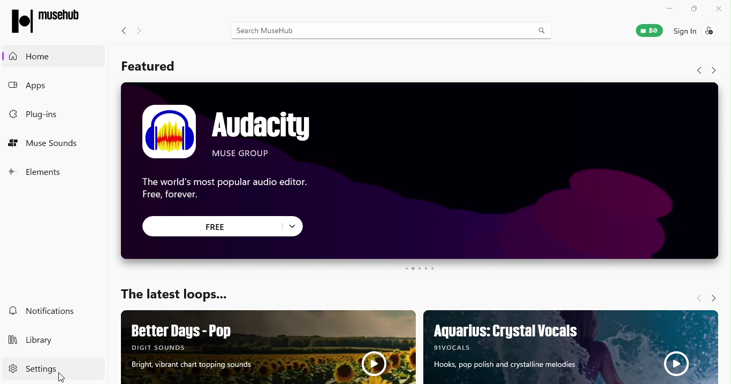 This screenshot has width=731, height=384. What do you see at coordinates (266, 347) in the screenshot?
I see `Better days-pop ad` at bounding box center [266, 347].